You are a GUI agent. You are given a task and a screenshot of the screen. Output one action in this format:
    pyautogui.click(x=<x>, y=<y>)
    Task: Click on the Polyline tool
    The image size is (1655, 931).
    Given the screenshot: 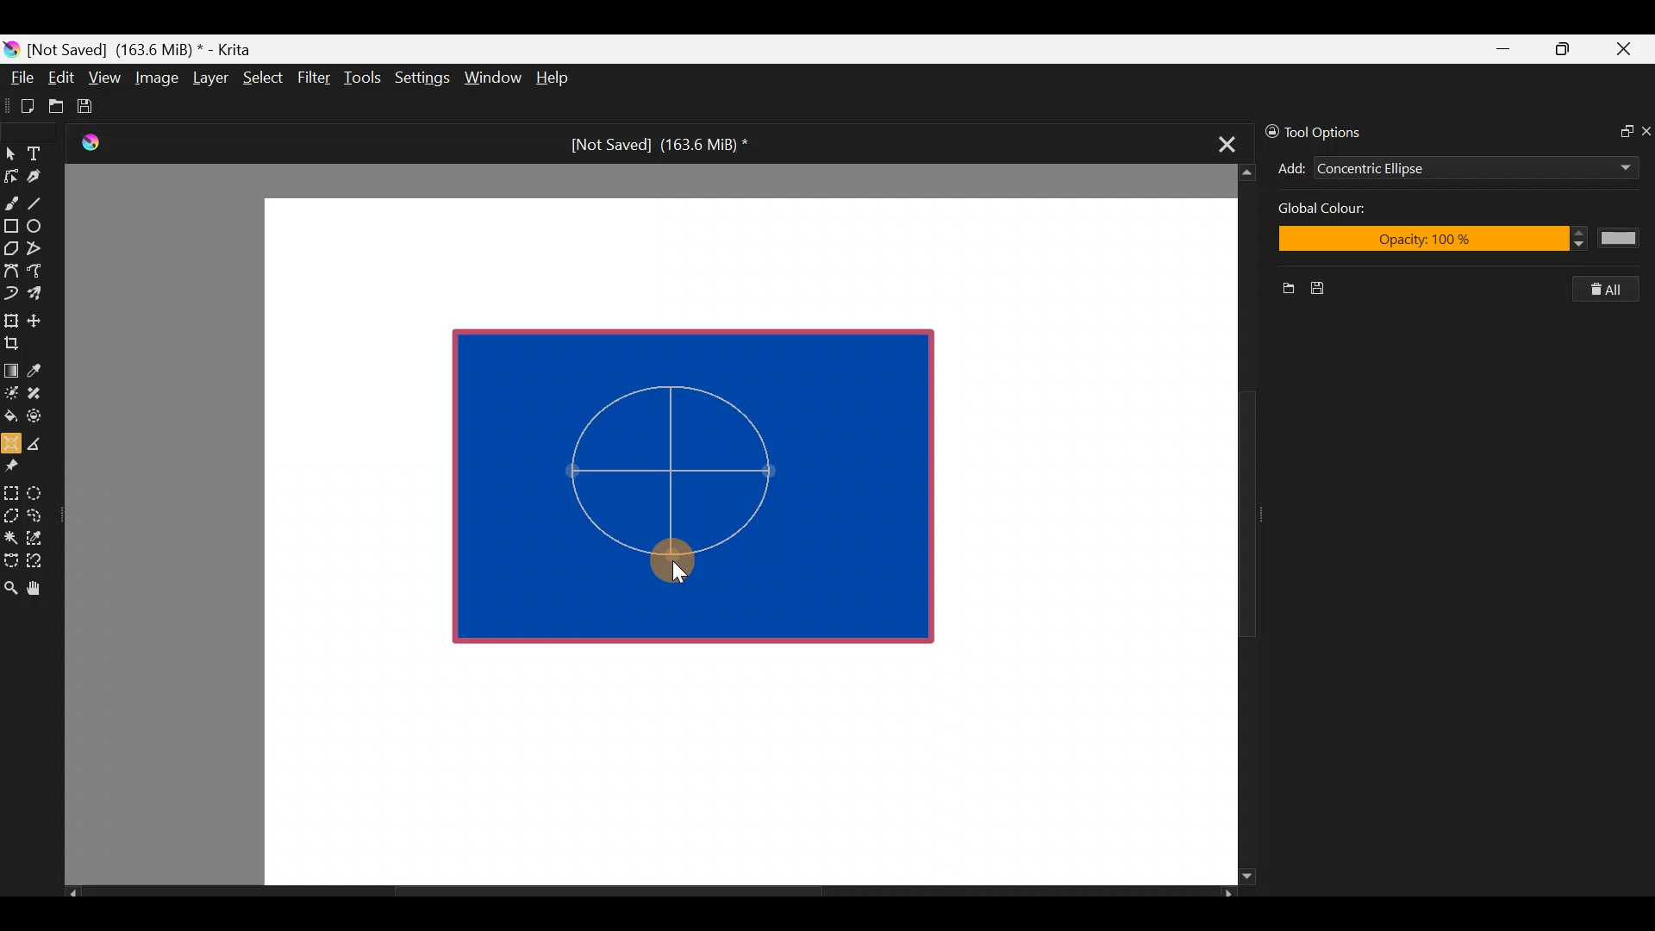 What is the action you would take?
    pyautogui.click(x=41, y=249)
    